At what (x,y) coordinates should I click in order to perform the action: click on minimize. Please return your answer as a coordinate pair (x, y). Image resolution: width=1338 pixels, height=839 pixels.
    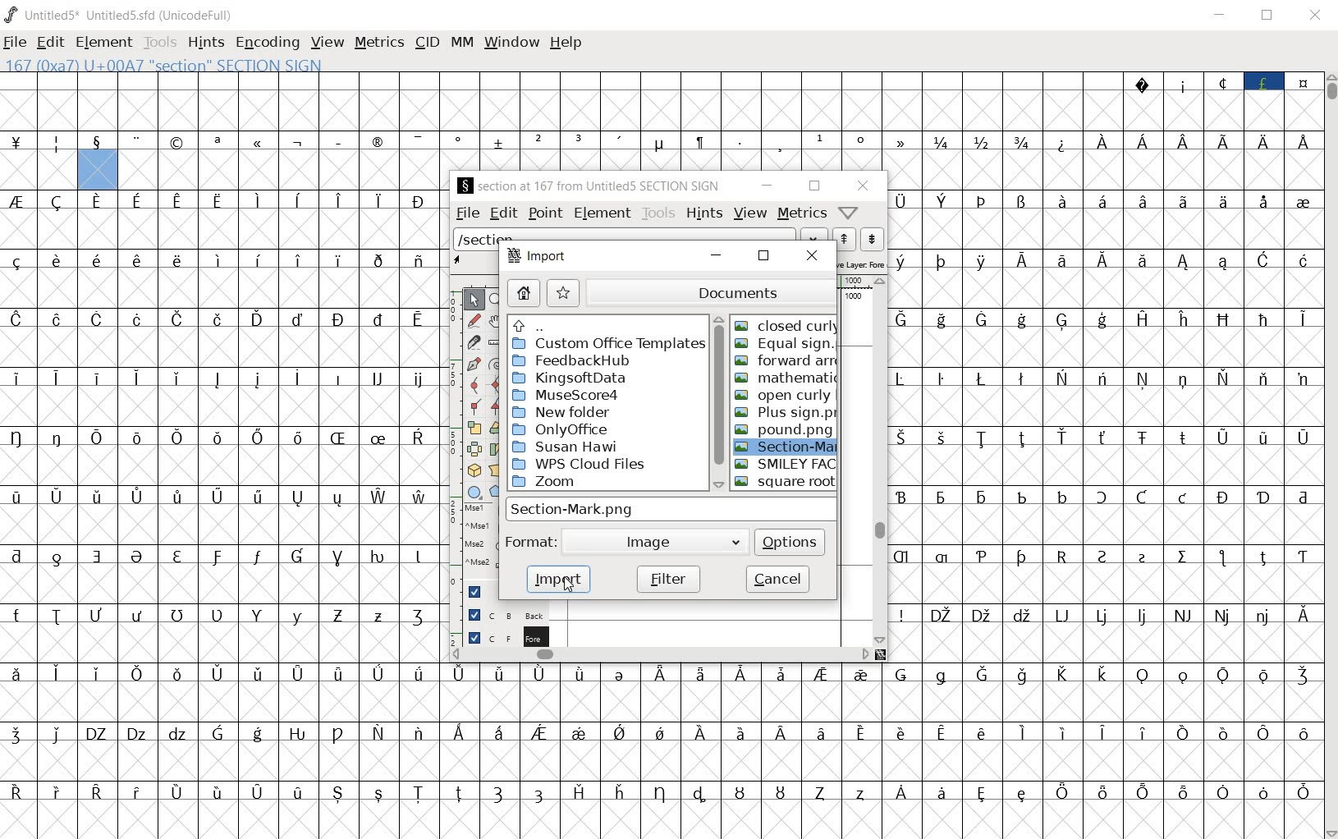
    Looking at the image, I should click on (714, 256).